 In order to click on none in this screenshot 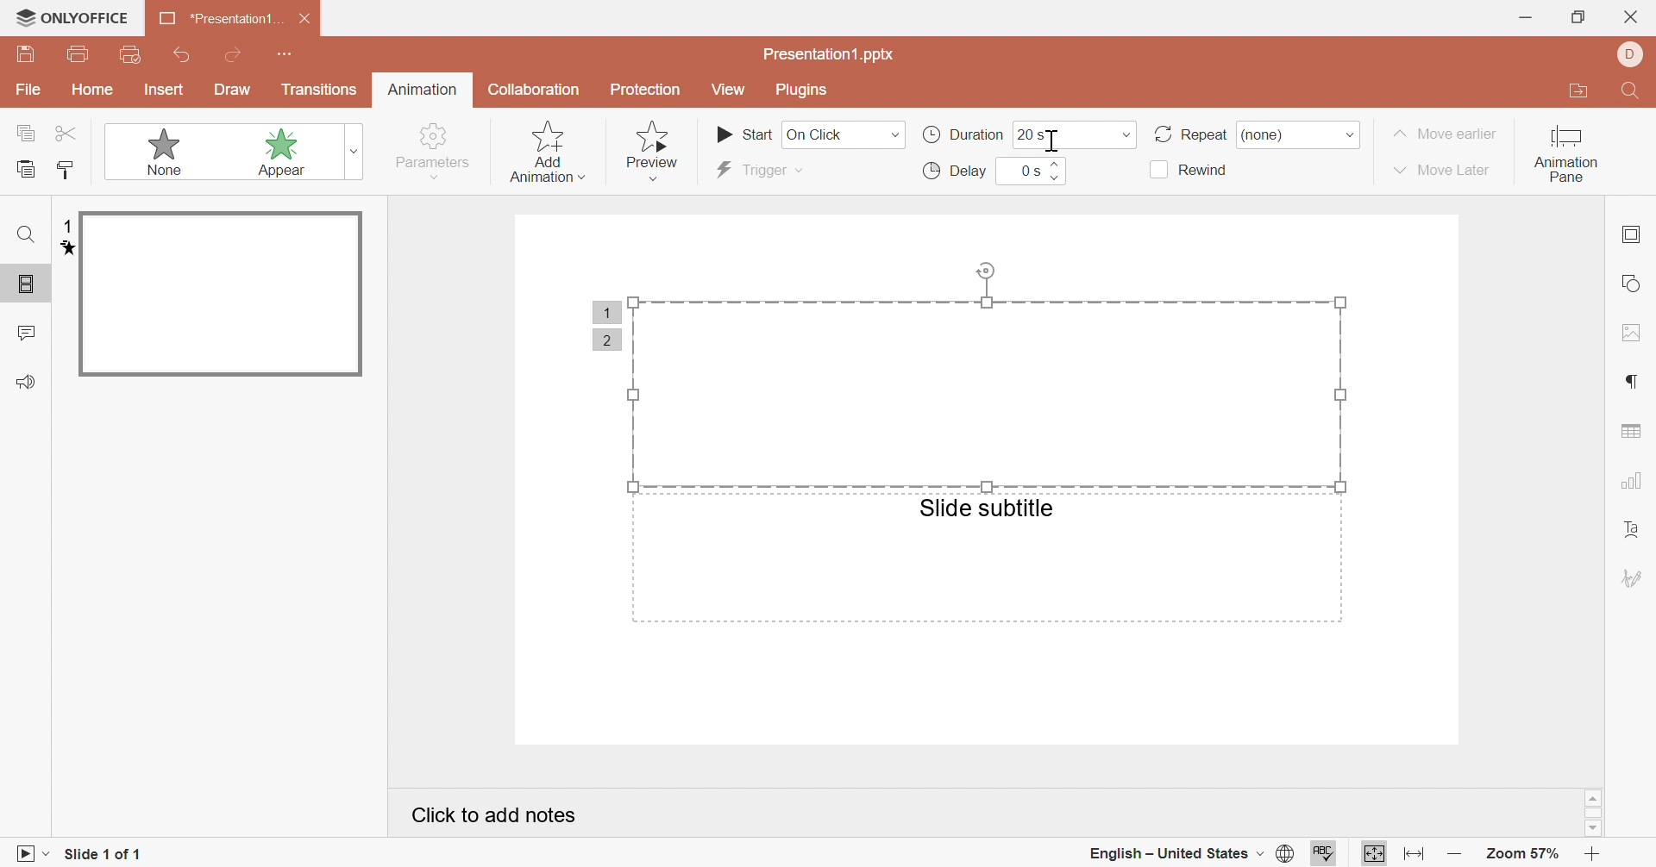, I will do `click(1276, 134)`.